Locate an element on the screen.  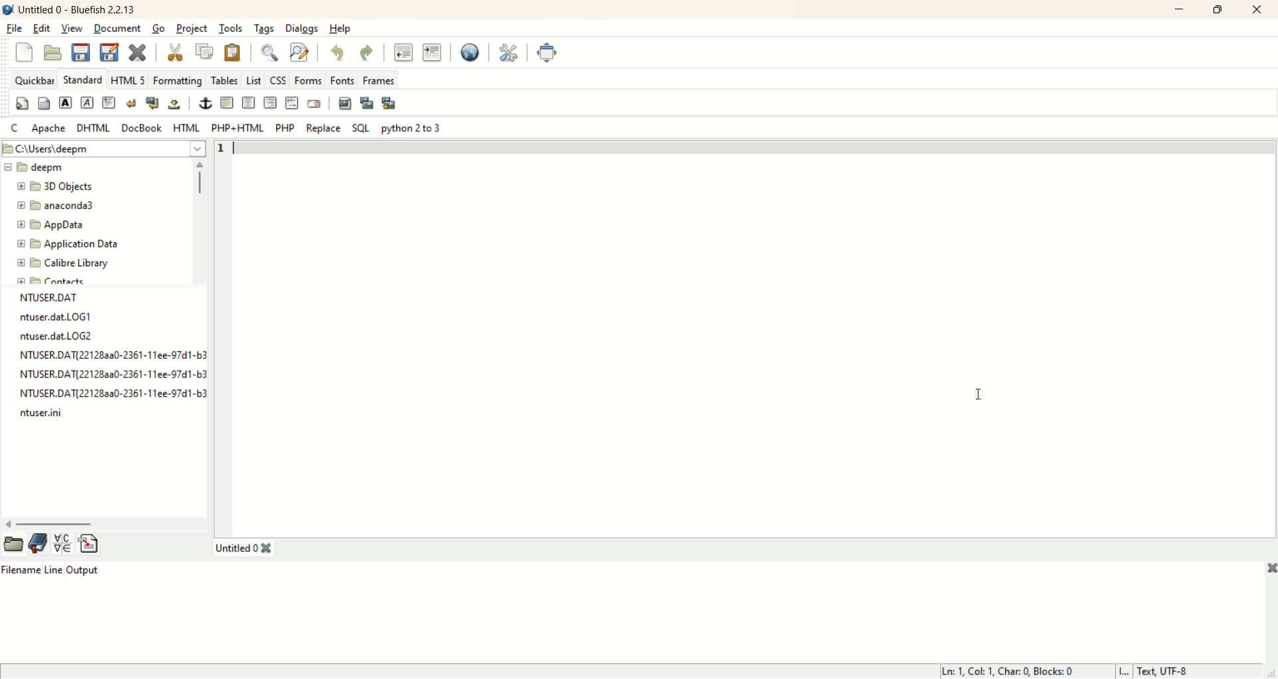
body is located at coordinates (43, 103).